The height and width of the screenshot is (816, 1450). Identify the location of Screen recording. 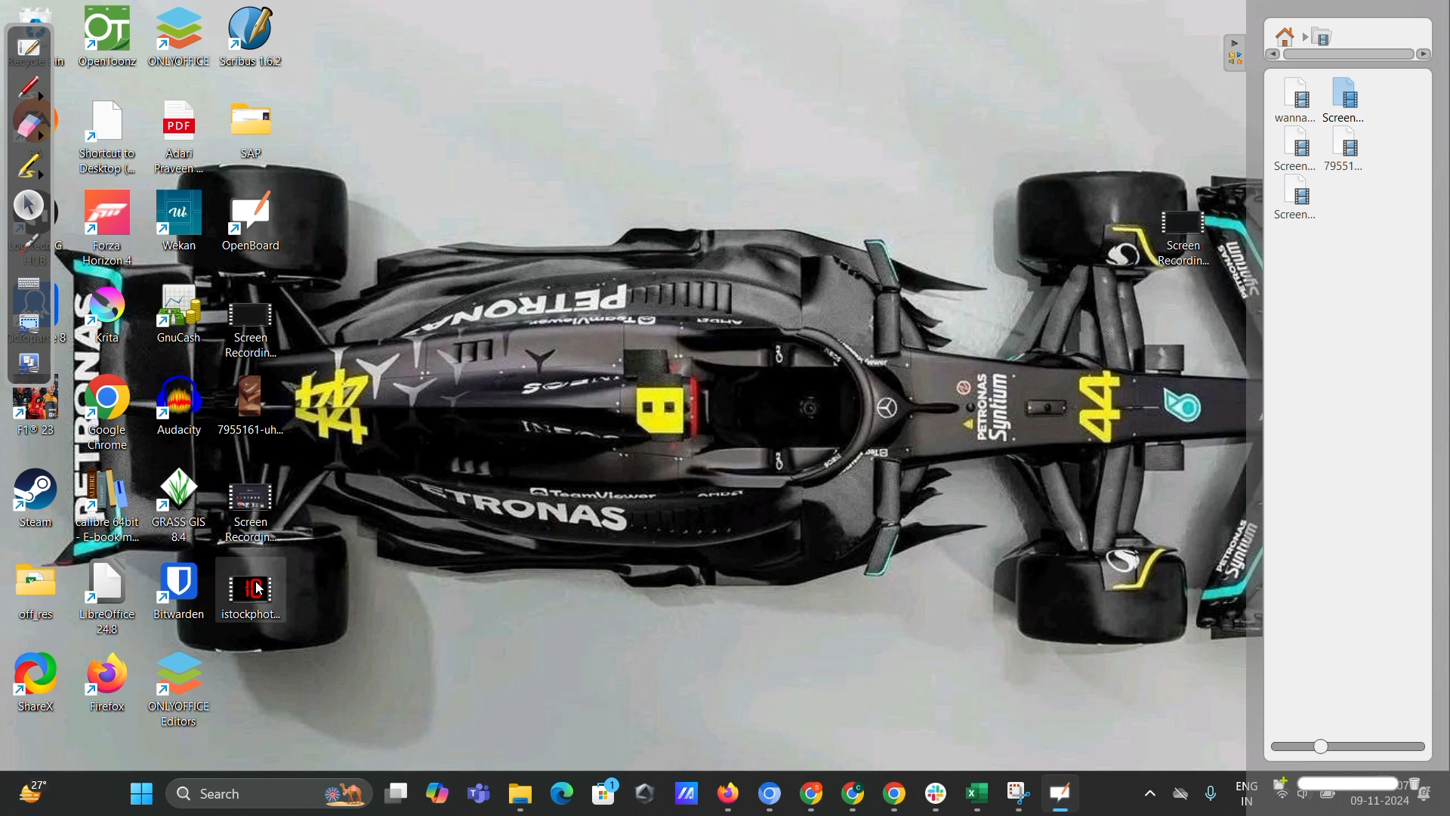
(1183, 241).